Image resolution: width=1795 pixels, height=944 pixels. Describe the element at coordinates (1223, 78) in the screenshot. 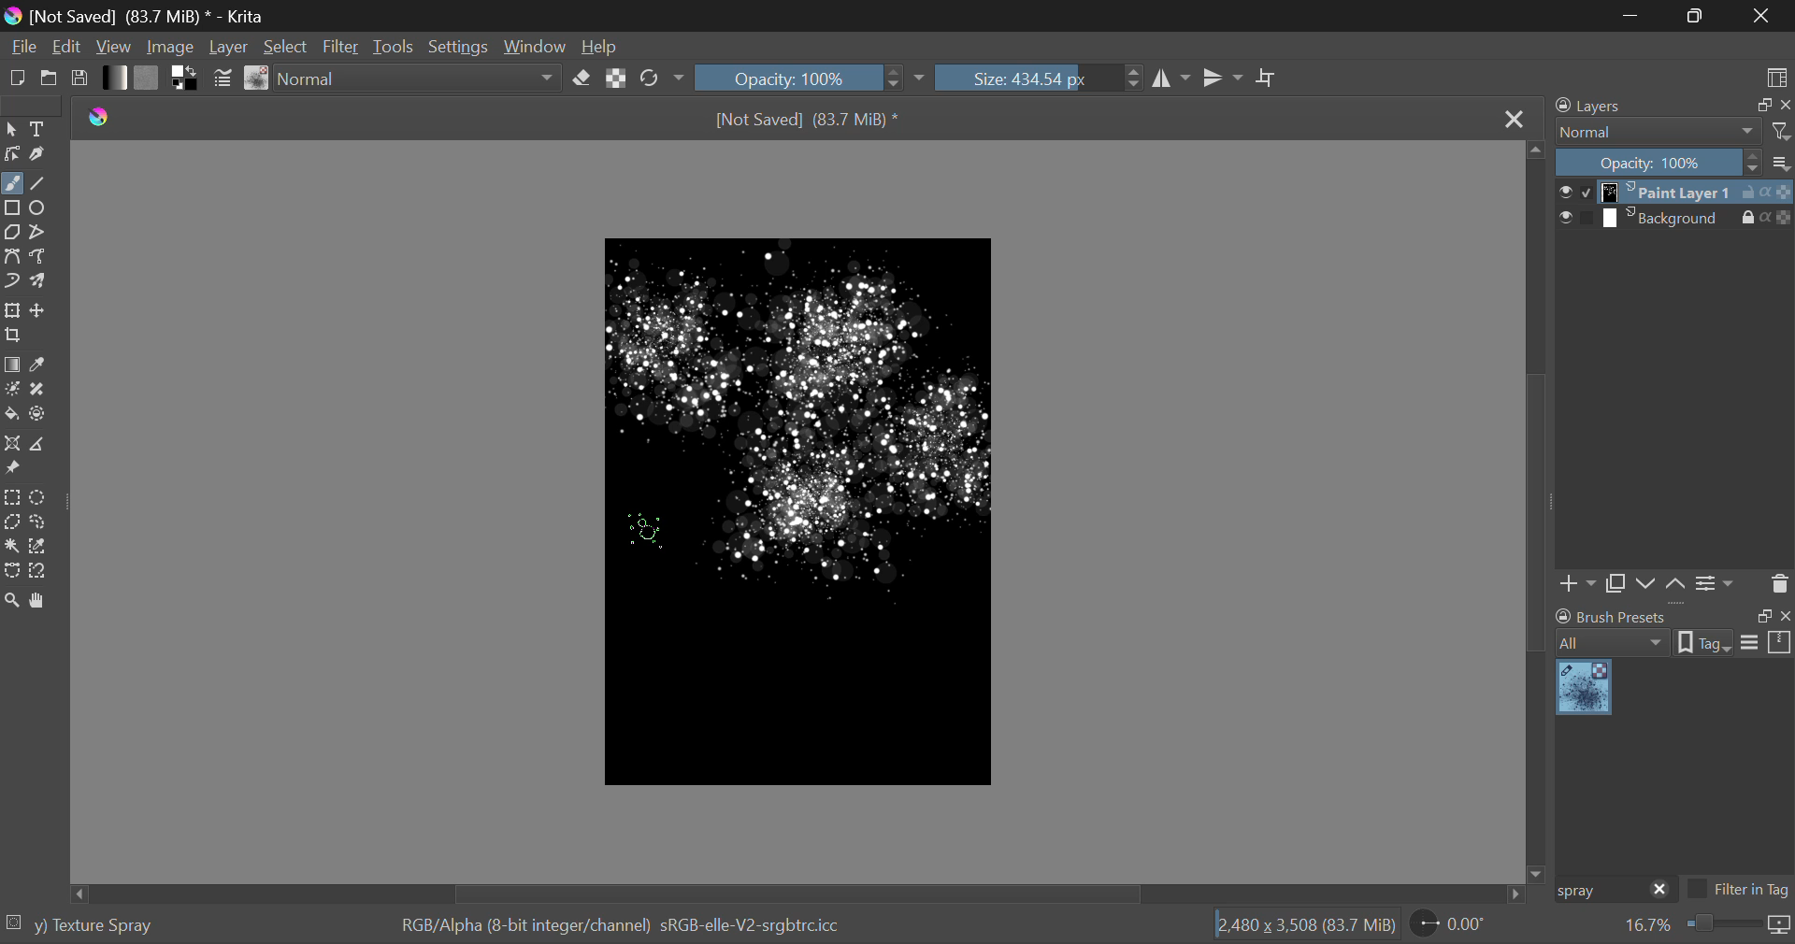

I see `Horizontal Mirror Flip` at that location.